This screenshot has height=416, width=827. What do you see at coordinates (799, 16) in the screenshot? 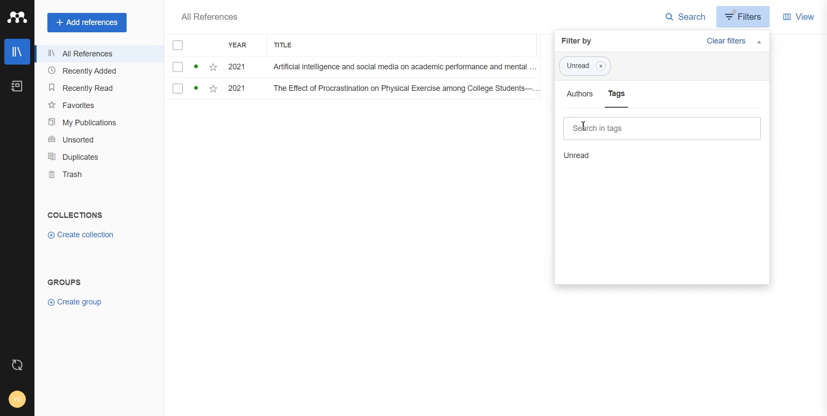
I see `View` at bounding box center [799, 16].